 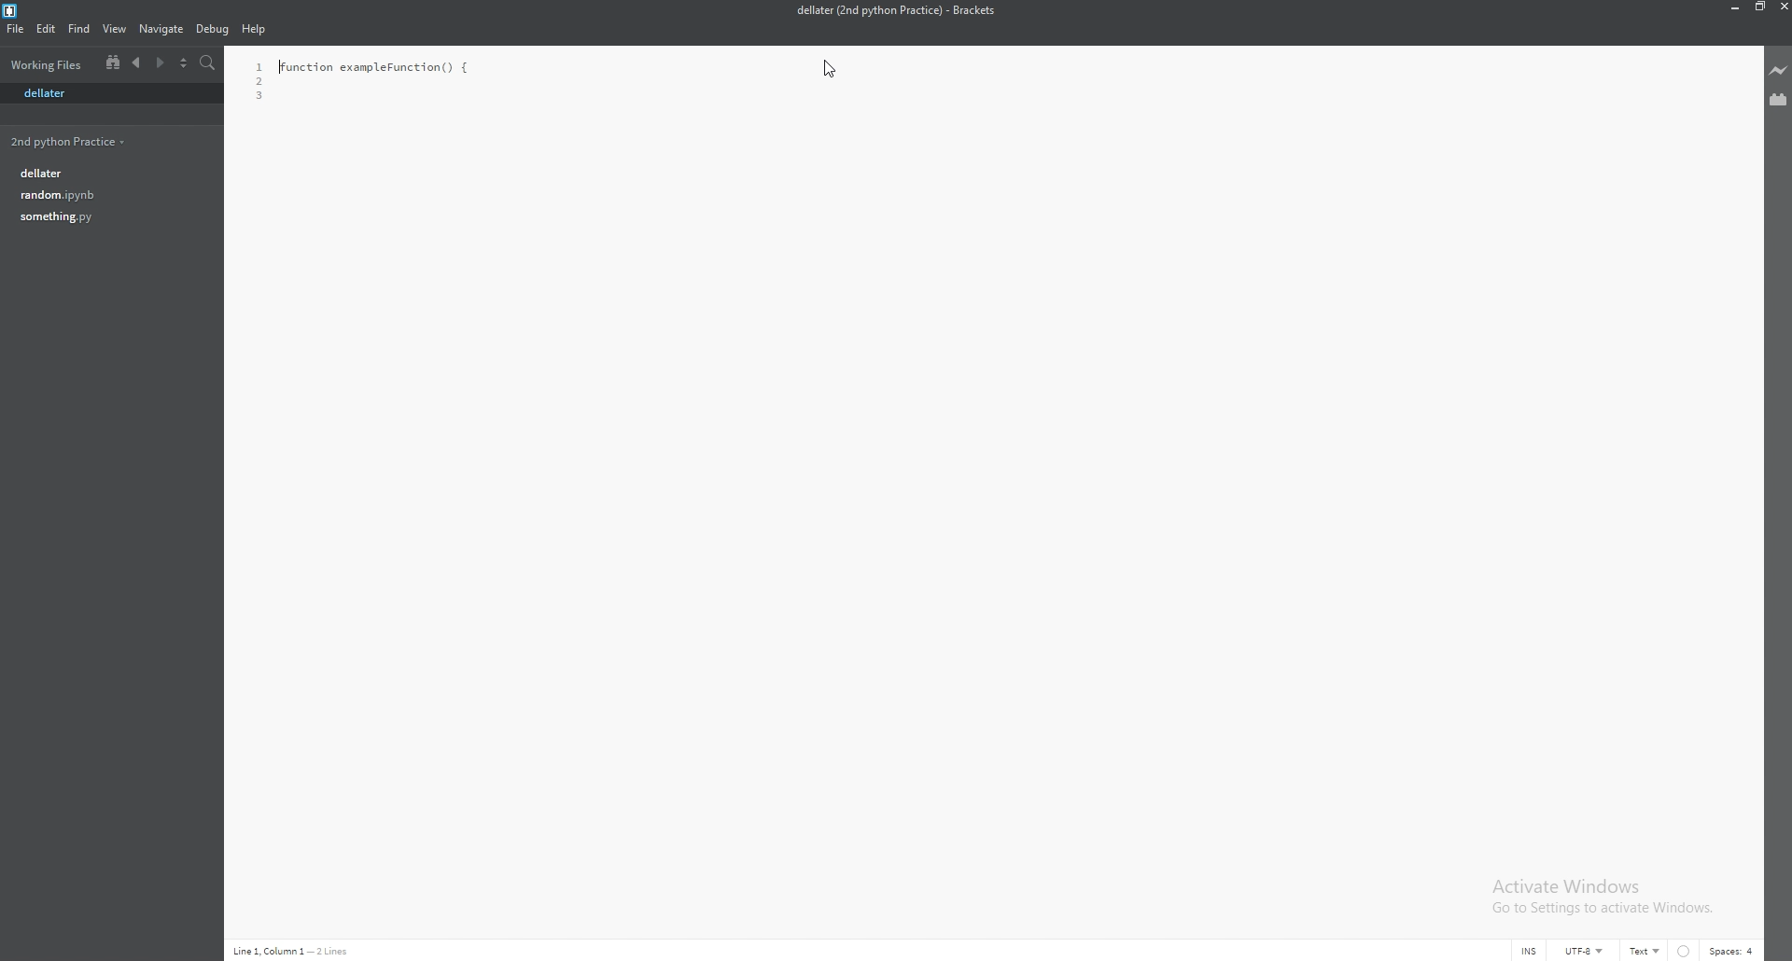 What do you see at coordinates (162, 28) in the screenshot?
I see `navigate` at bounding box center [162, 28].